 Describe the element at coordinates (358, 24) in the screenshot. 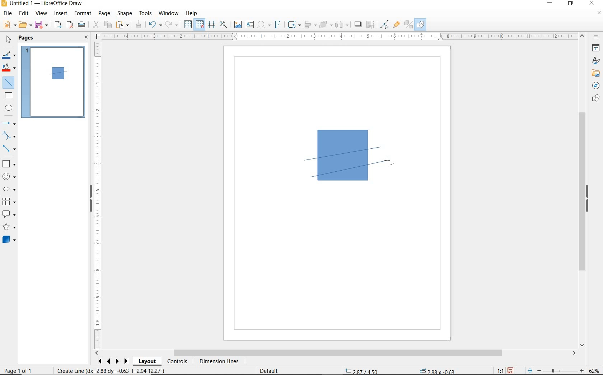

I see `SHADOW` at that location.